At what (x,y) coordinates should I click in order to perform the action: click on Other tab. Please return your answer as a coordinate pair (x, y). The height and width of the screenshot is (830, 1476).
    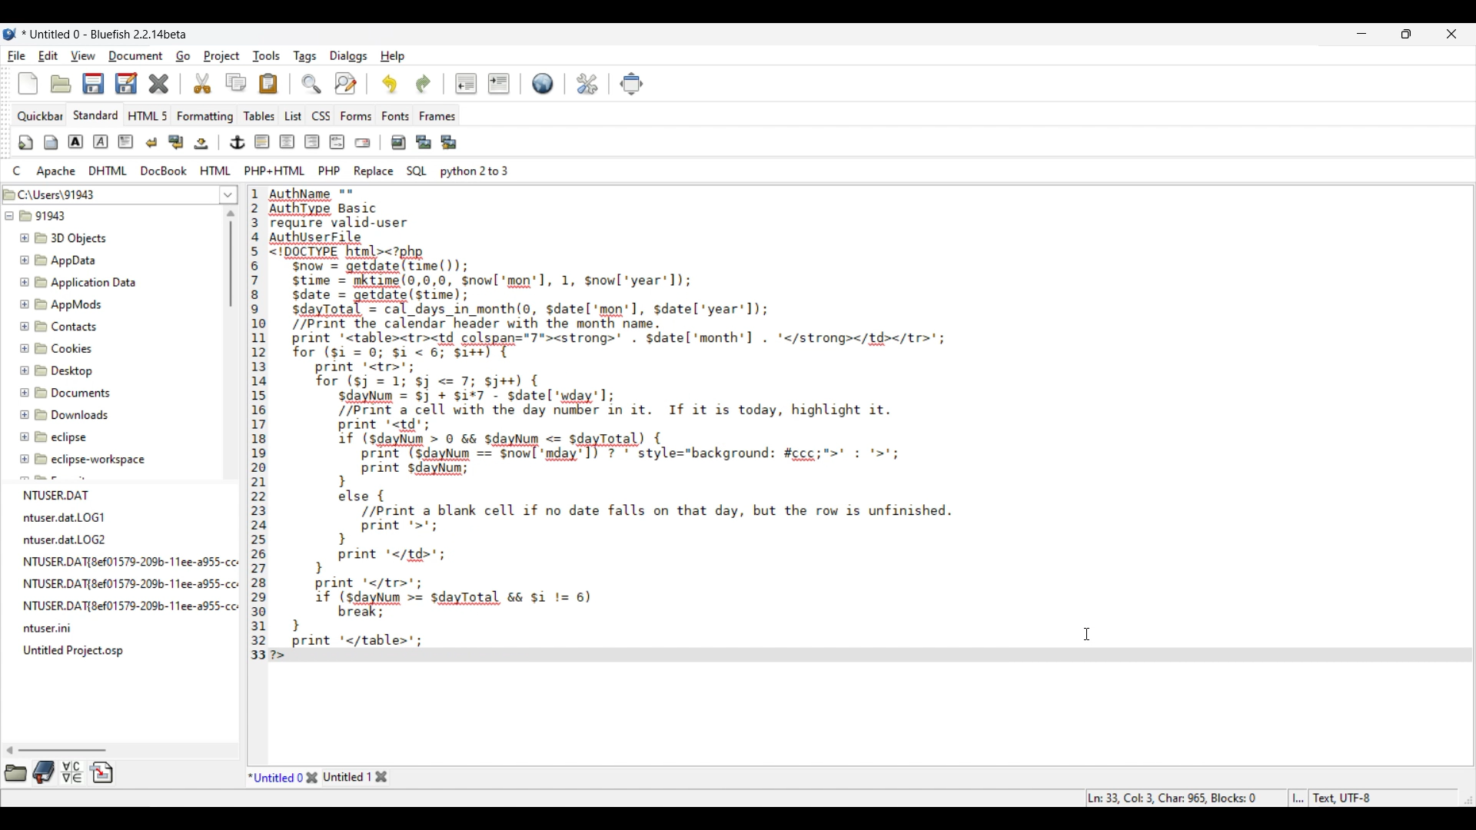
    Looking at the image, I should click on (355, 776).